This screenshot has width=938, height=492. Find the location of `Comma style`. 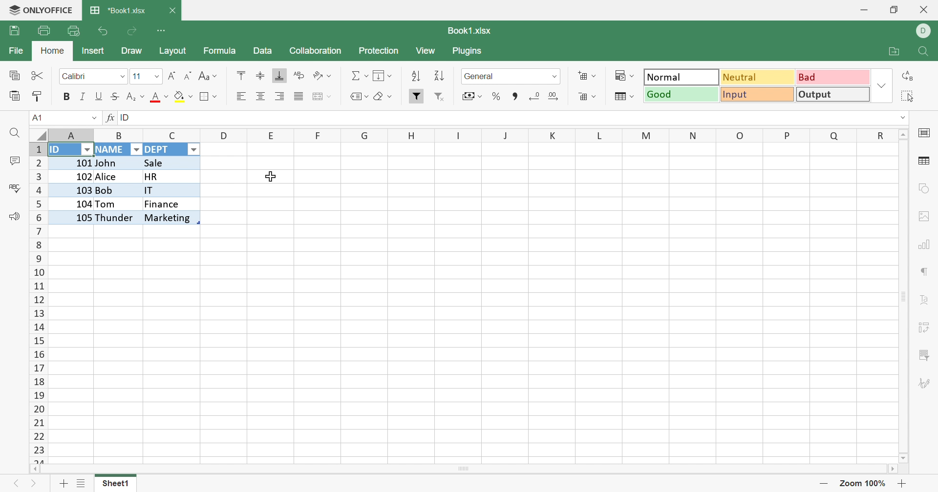

Comma style is located at coordinates (514, 96).